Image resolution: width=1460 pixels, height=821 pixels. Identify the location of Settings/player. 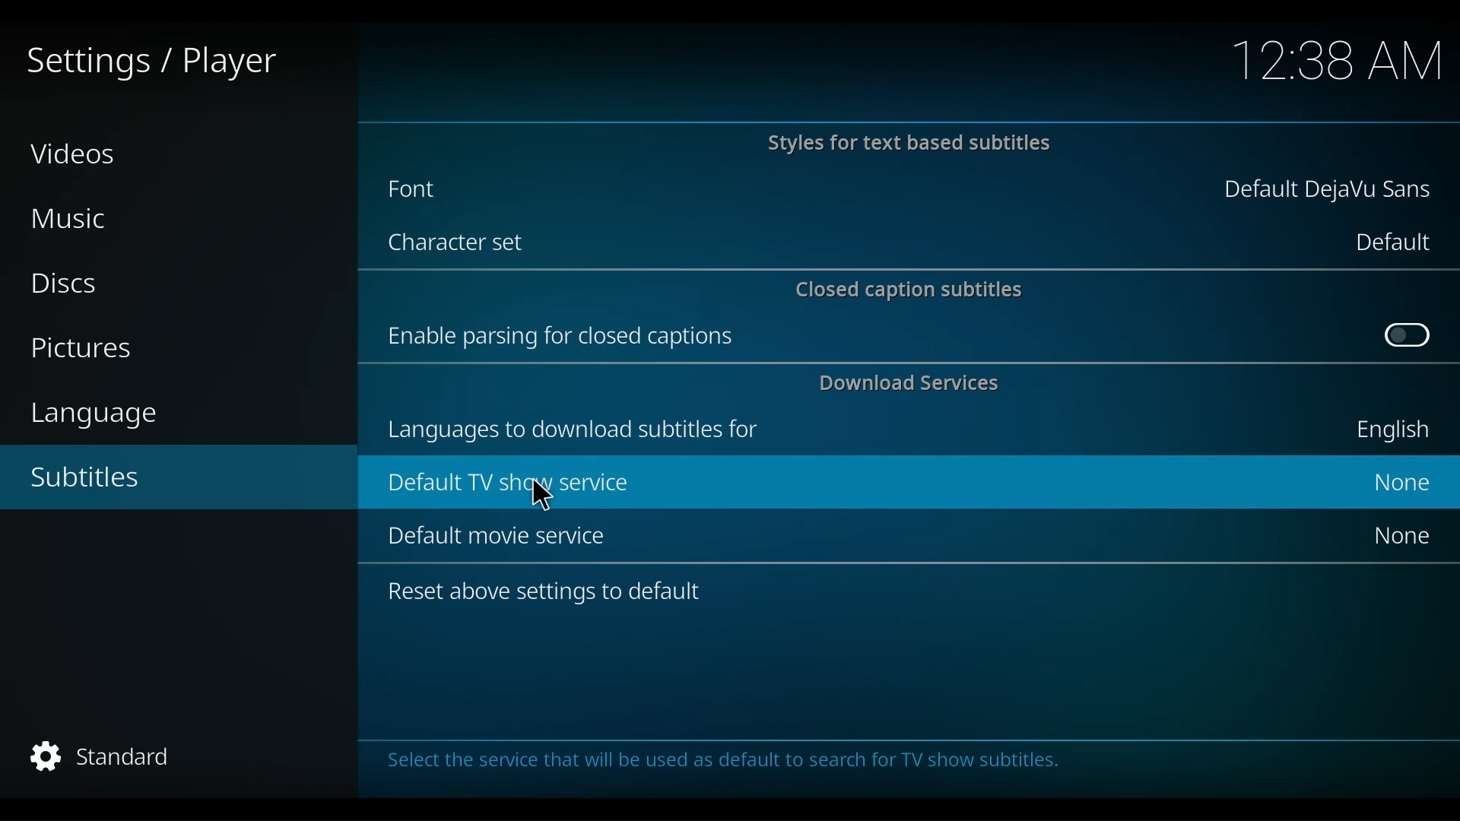
(149, 63).